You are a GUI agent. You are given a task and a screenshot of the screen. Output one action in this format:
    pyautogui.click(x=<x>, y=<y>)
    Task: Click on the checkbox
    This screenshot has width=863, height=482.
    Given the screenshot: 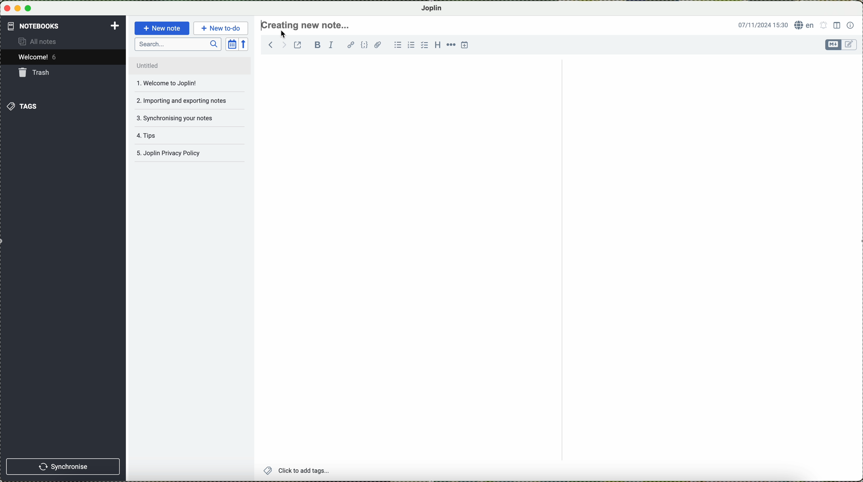 What is the action you would take?
    pyautogui.click(x=423, y=45)
    